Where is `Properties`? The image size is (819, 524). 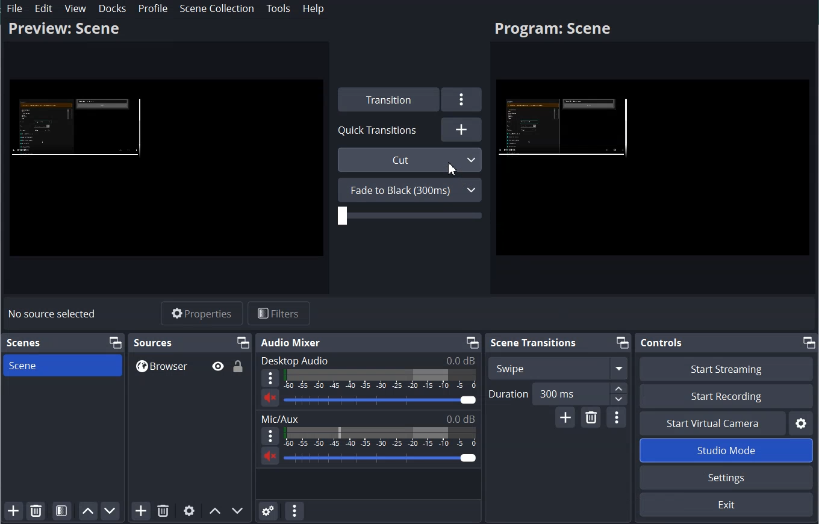
Properties is located at coordinates (202, 313).